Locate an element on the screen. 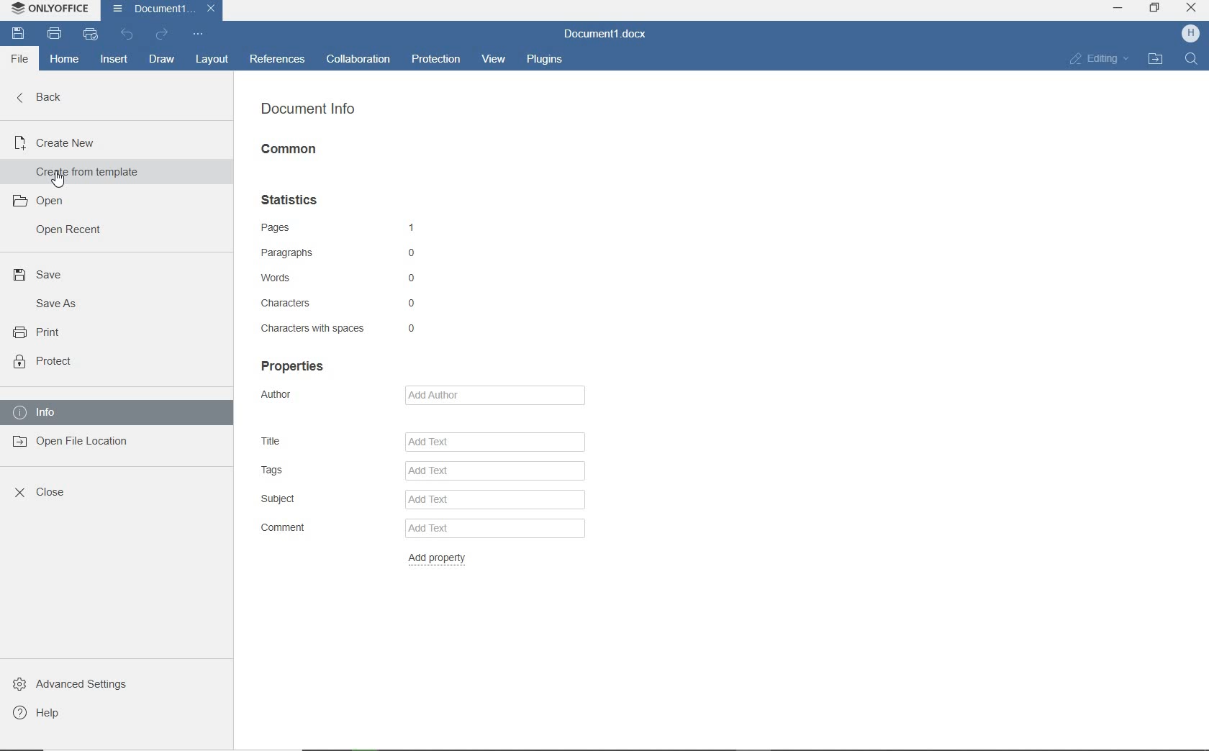 This screenshot has width=1209, height=751. words is located at coordinates (345, 279).